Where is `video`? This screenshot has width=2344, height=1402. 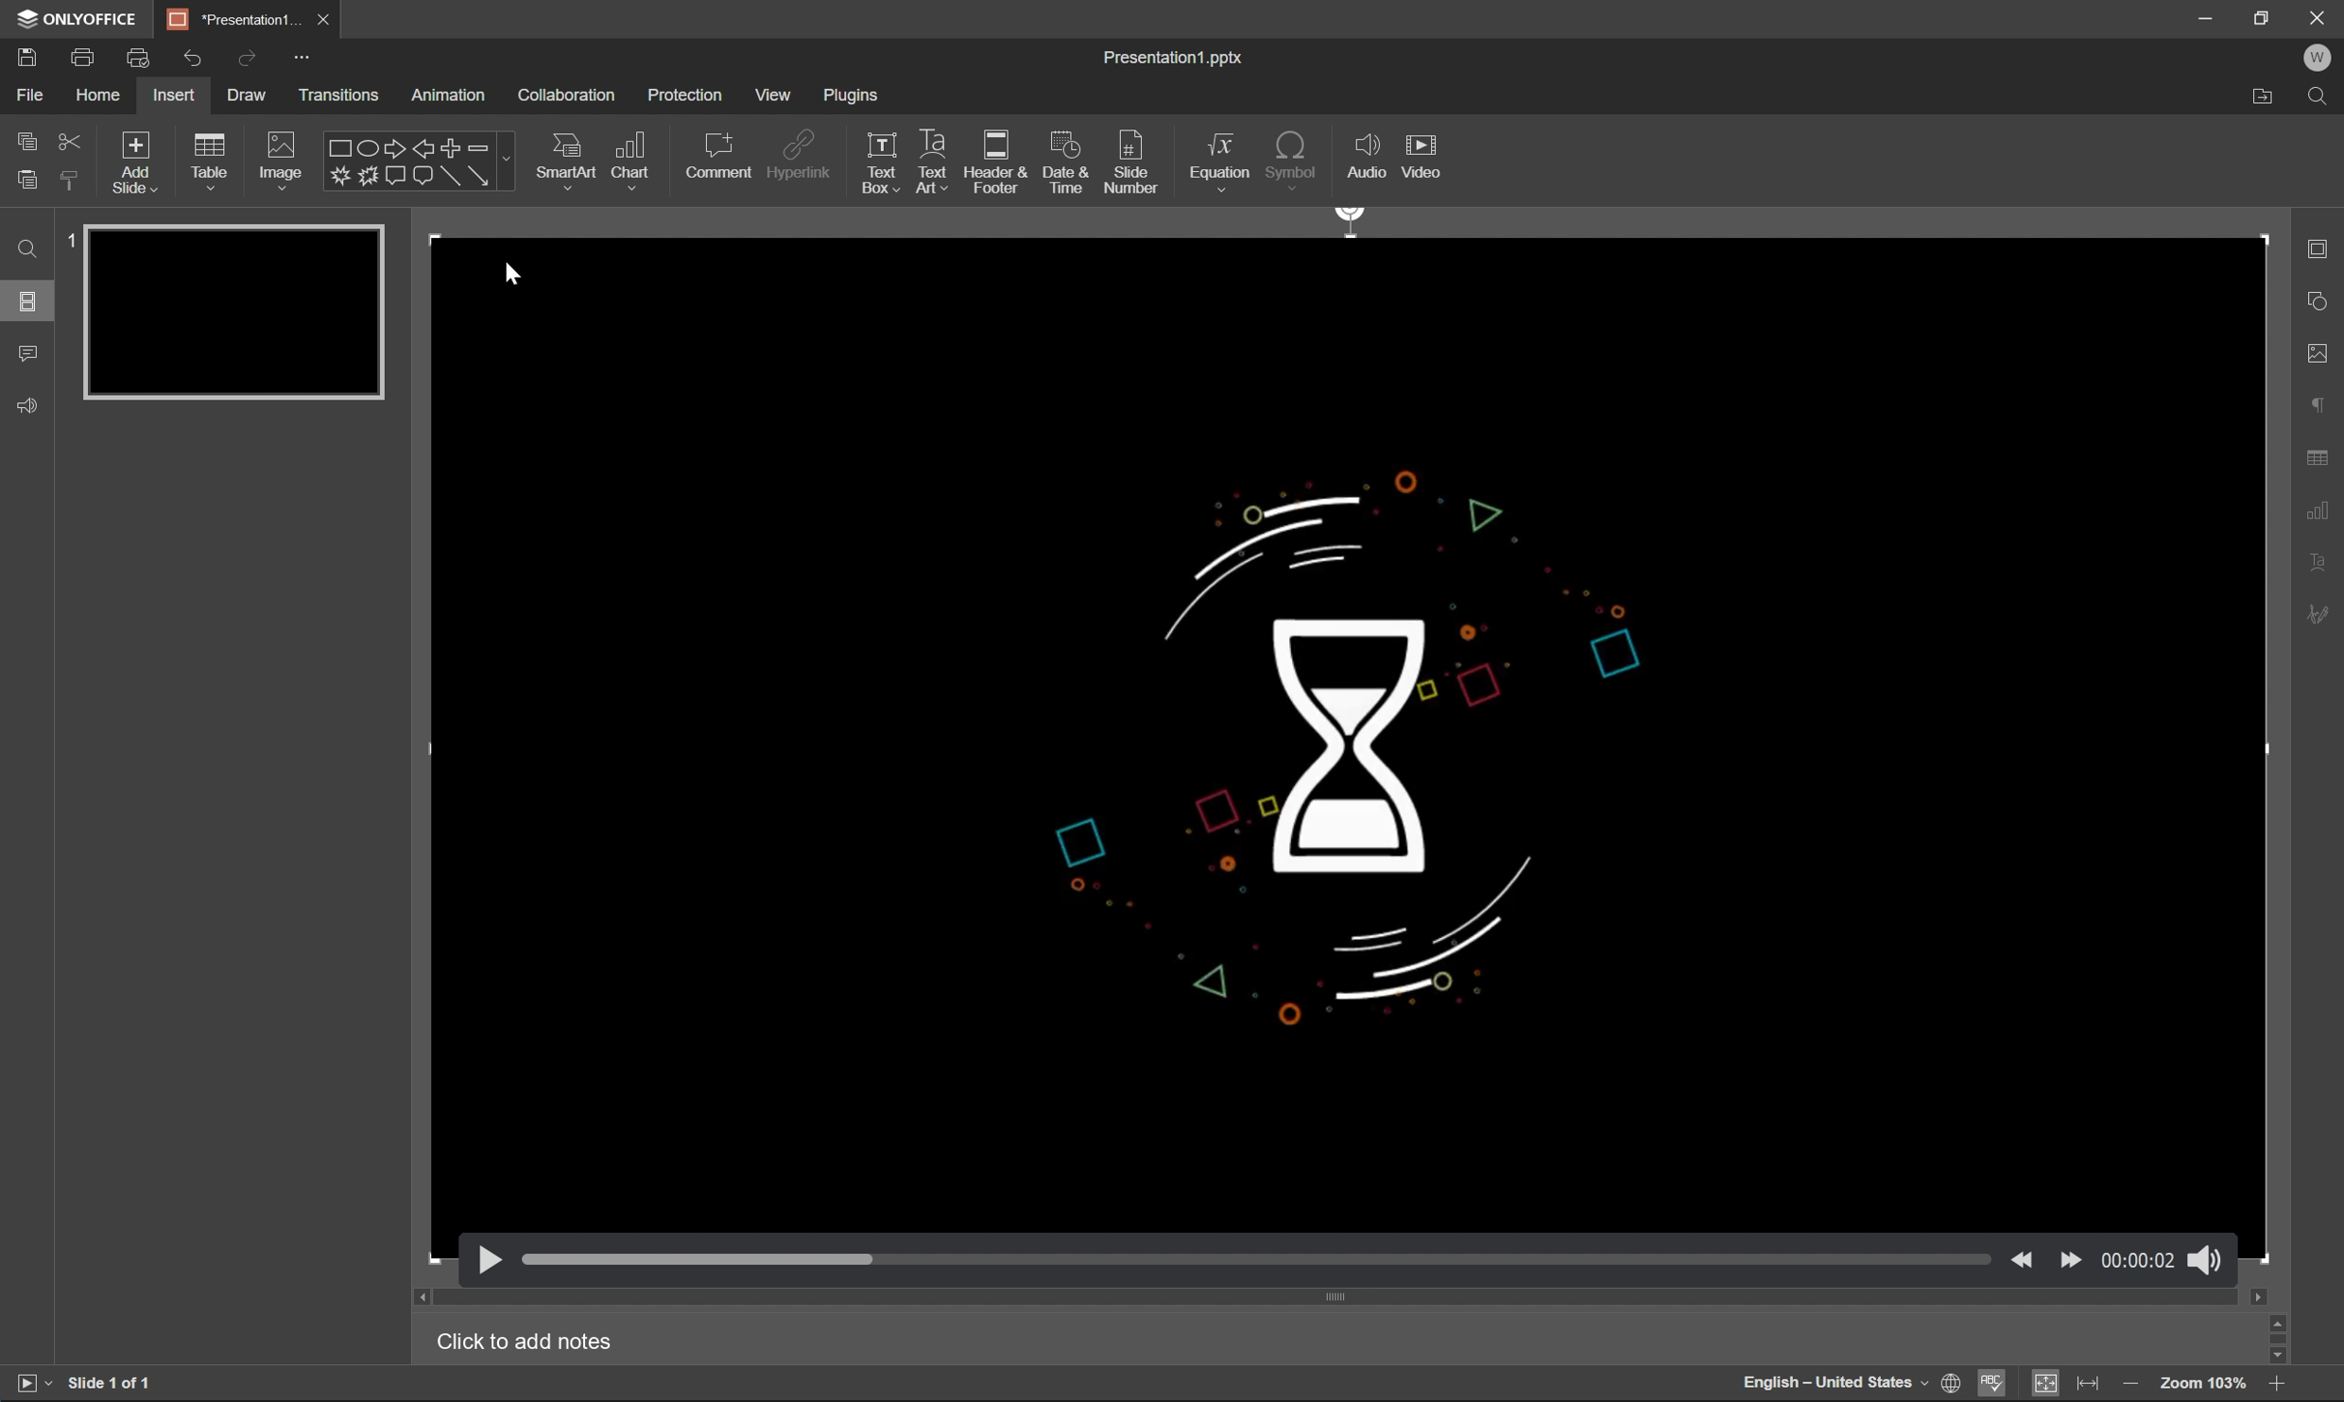 video is located at coordinates (1424, 156).